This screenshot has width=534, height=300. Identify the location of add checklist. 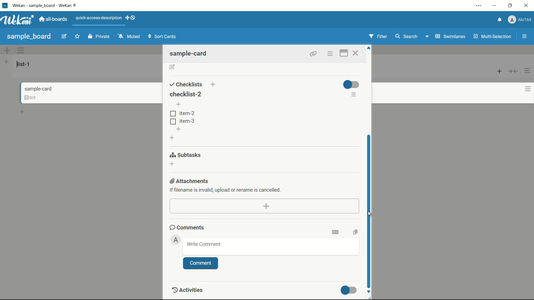
(214, 85).